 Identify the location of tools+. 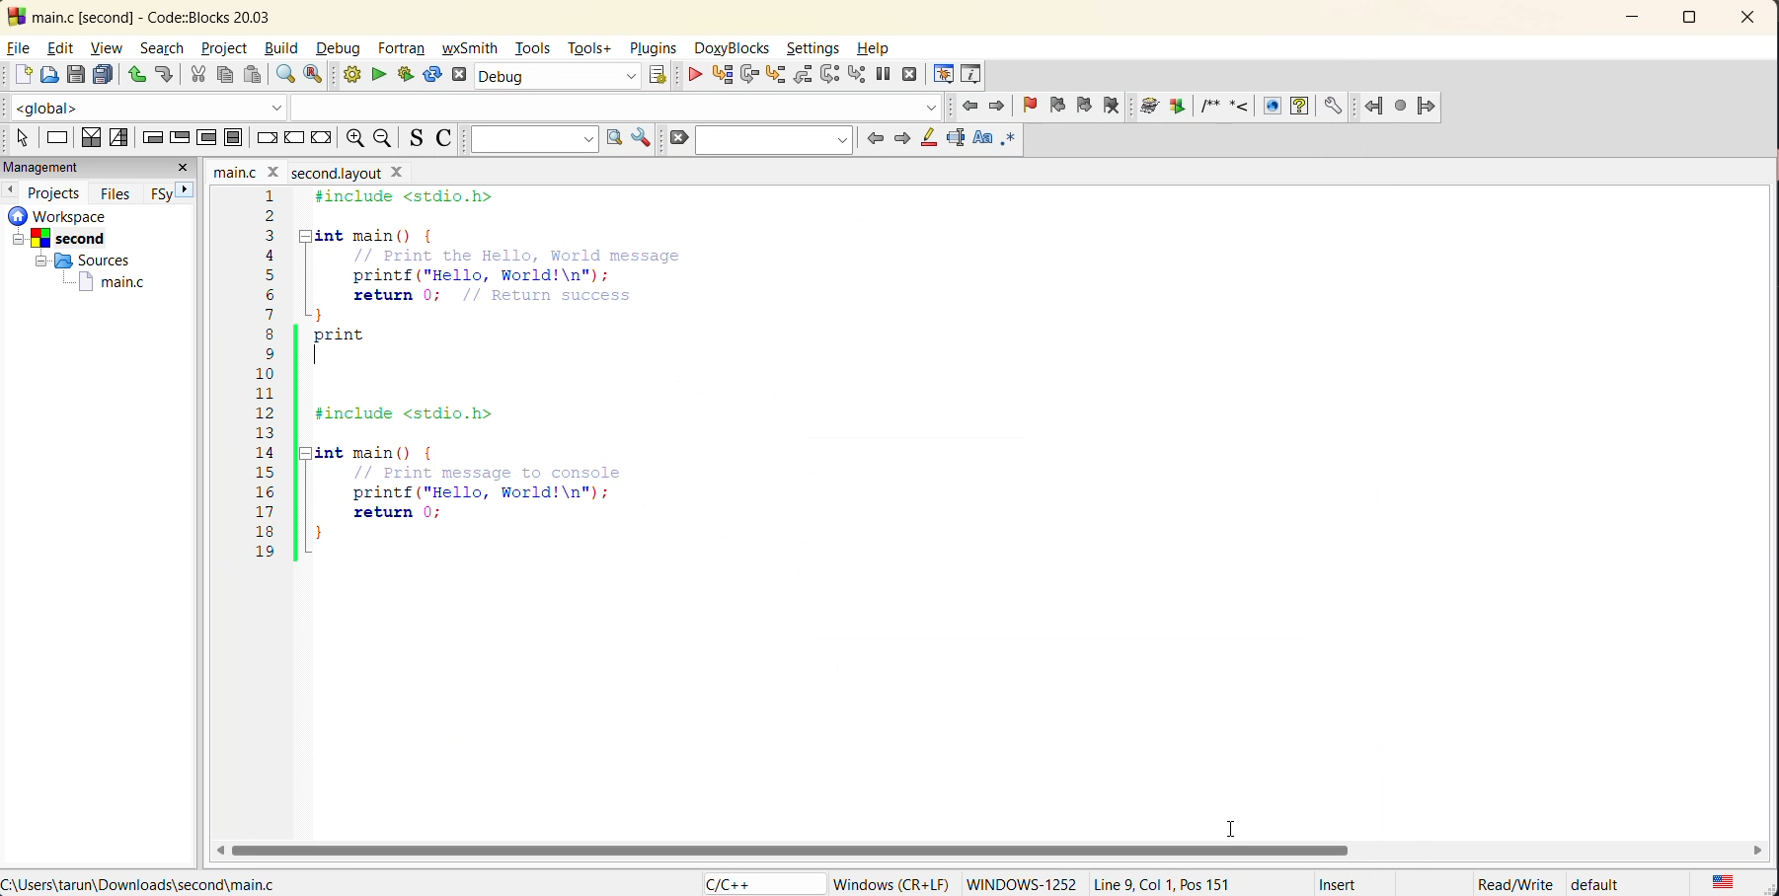
(591, 46).